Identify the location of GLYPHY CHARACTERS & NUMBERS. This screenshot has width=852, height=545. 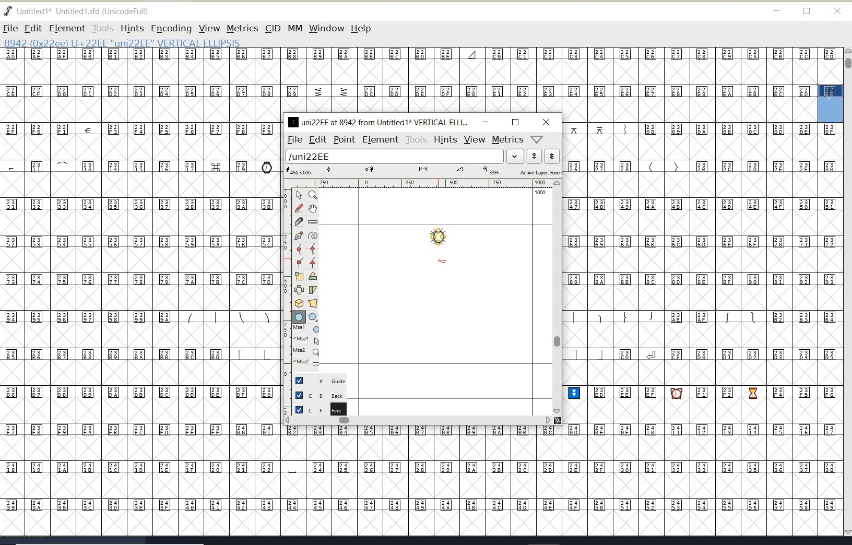
(282, 480).